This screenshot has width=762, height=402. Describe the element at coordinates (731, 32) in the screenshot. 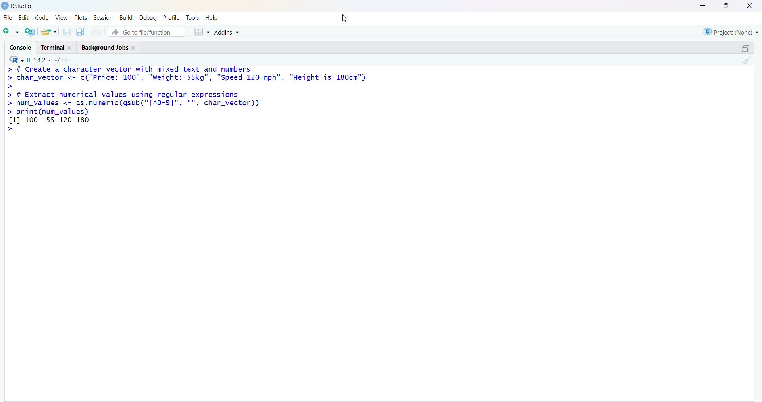

I see `project (none)` at that location.